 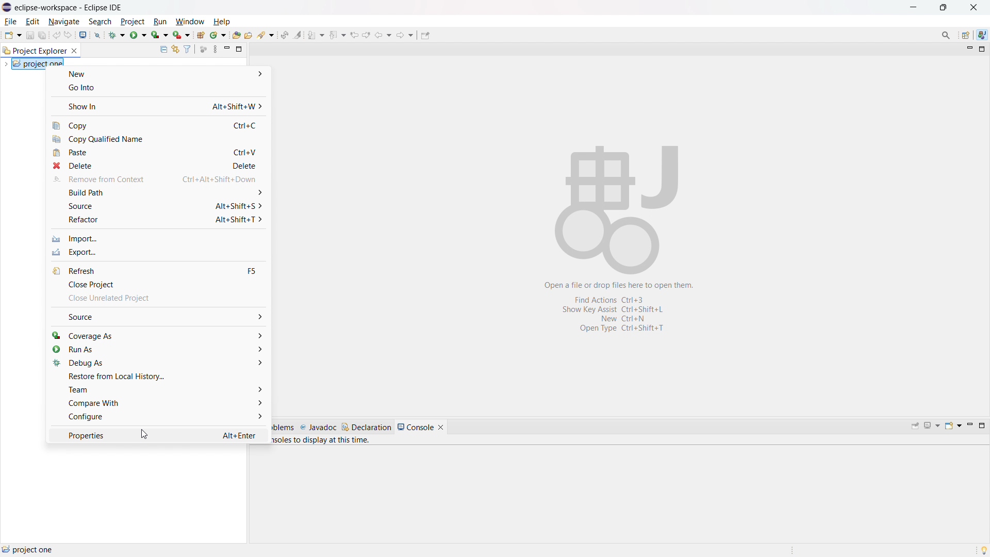 What do you see at coordinates (619, 329) in the screenshot?
I see `open type ctrl+shift+t` at bounding box center [619, 329].